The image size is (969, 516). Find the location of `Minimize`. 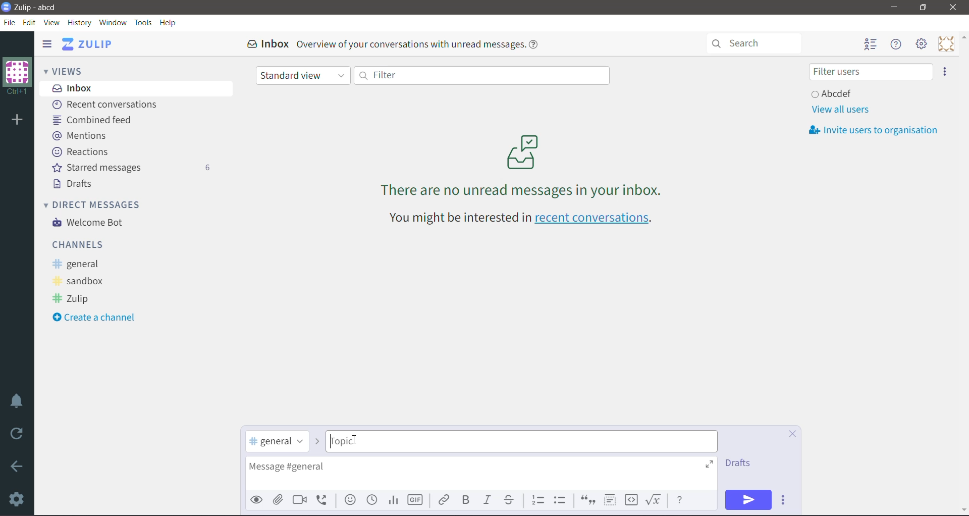

Minimize is located at coordinates (894, 7).